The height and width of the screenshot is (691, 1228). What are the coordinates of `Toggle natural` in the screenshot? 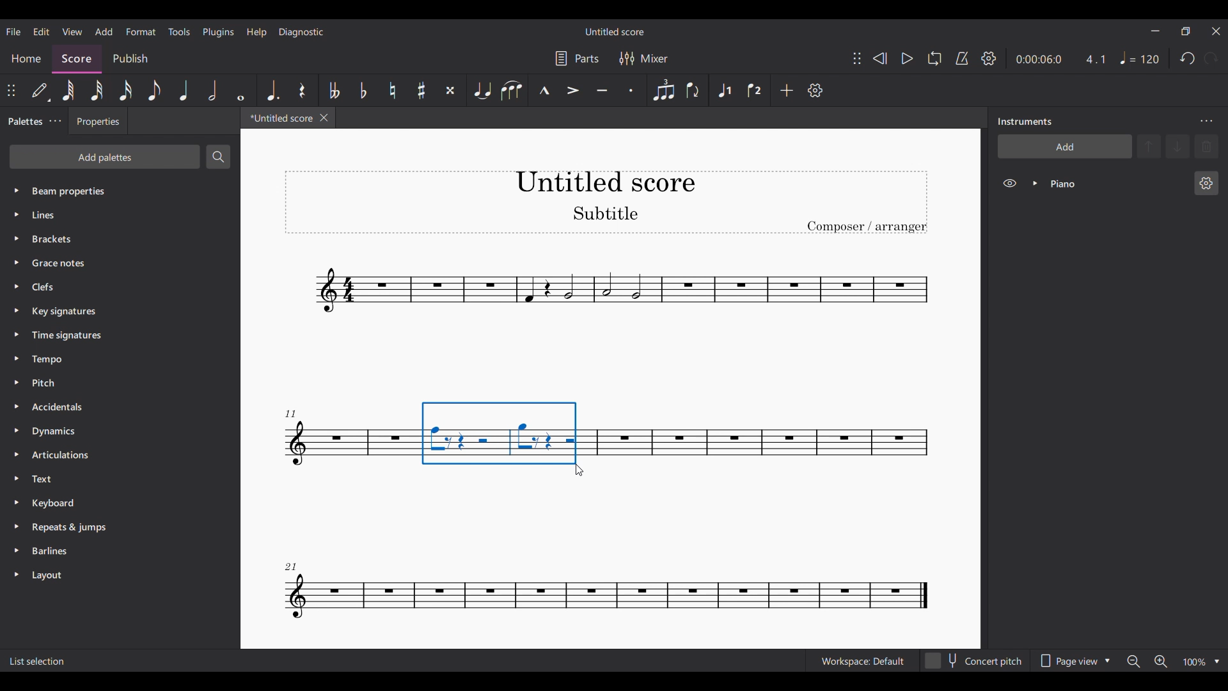 It's located at (392, 90).